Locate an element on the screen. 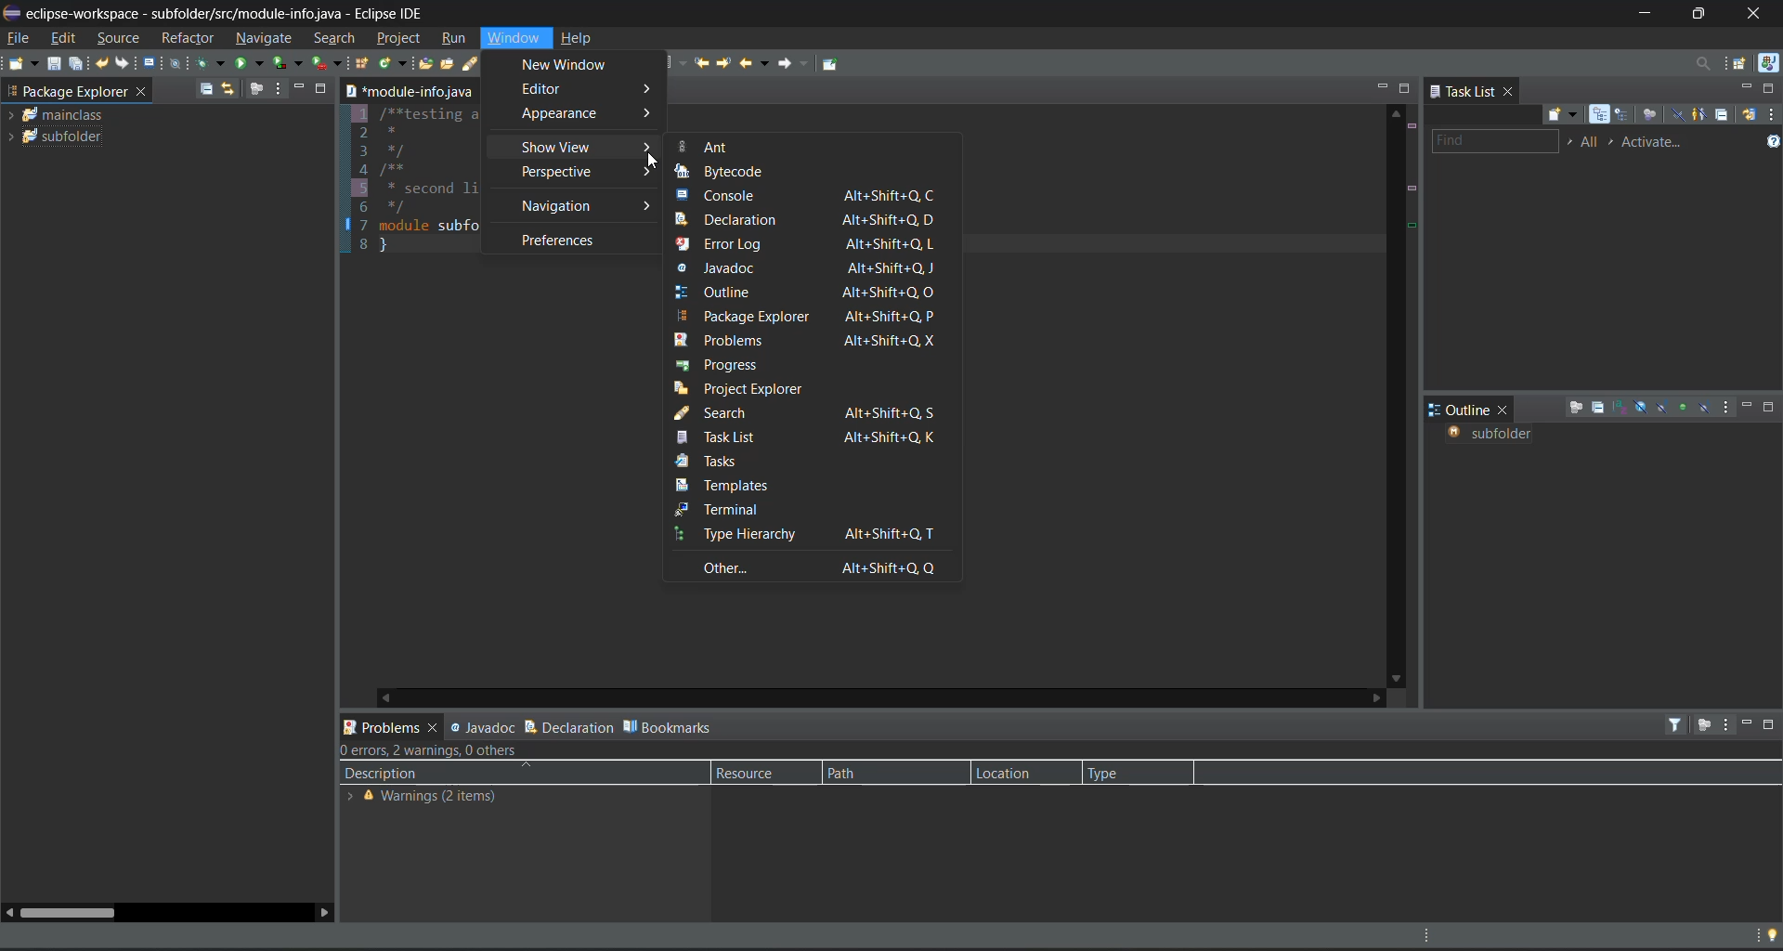 The image size is (1783, 951). resource is located at coordinates (760, 773).